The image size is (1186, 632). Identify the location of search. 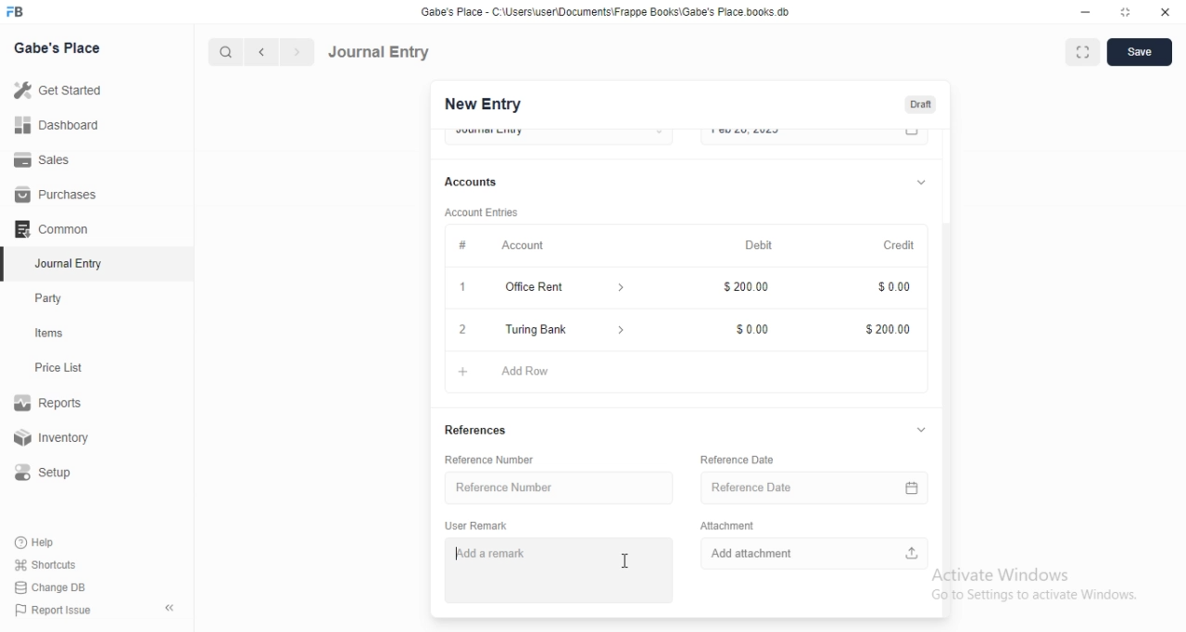
(223, 52).